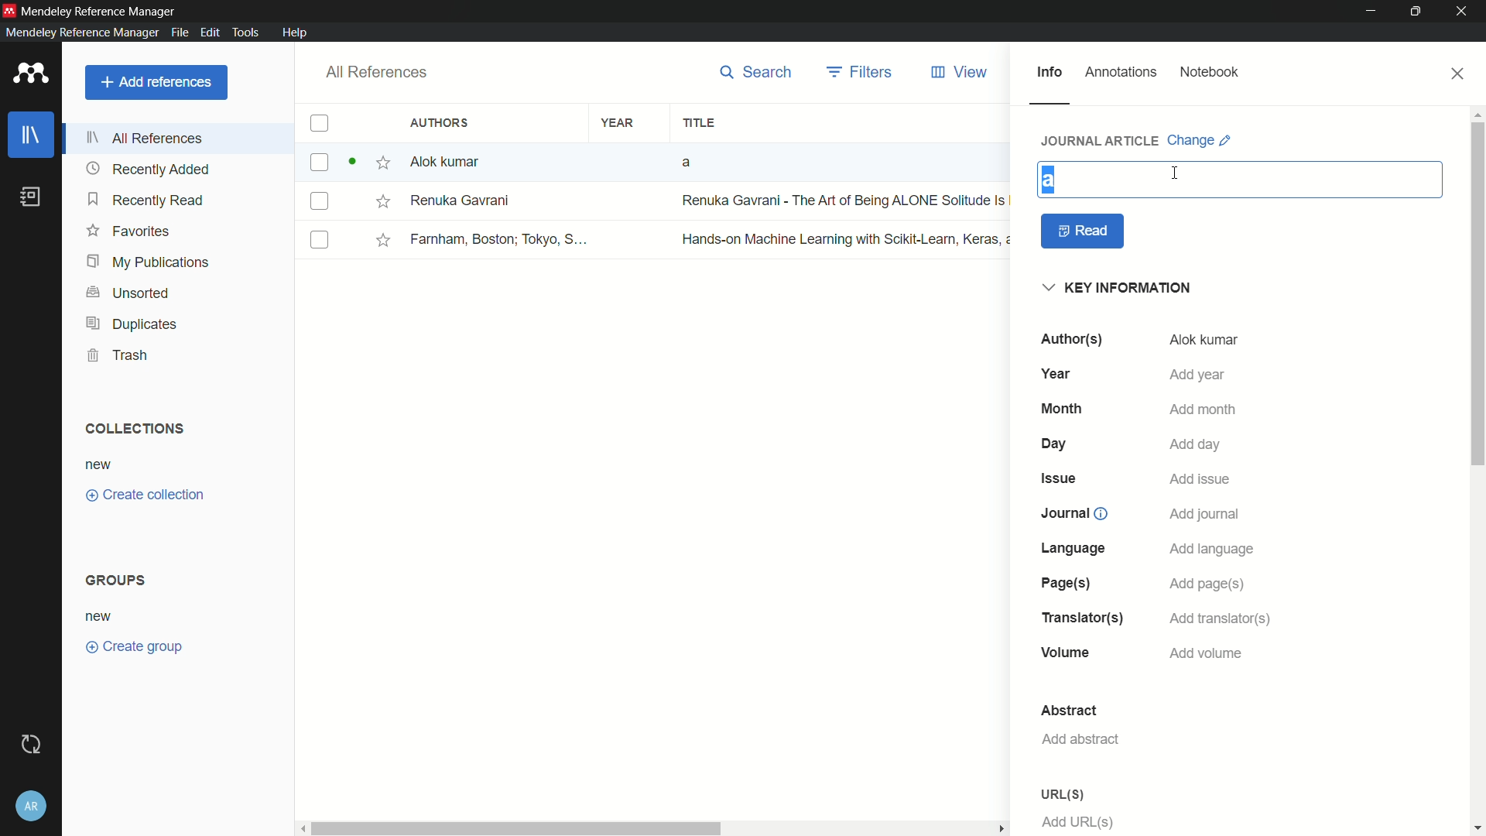 Image resolution: width=1486 pixels, height=836 pixels. I want to click on app icon, so click(31, 74).